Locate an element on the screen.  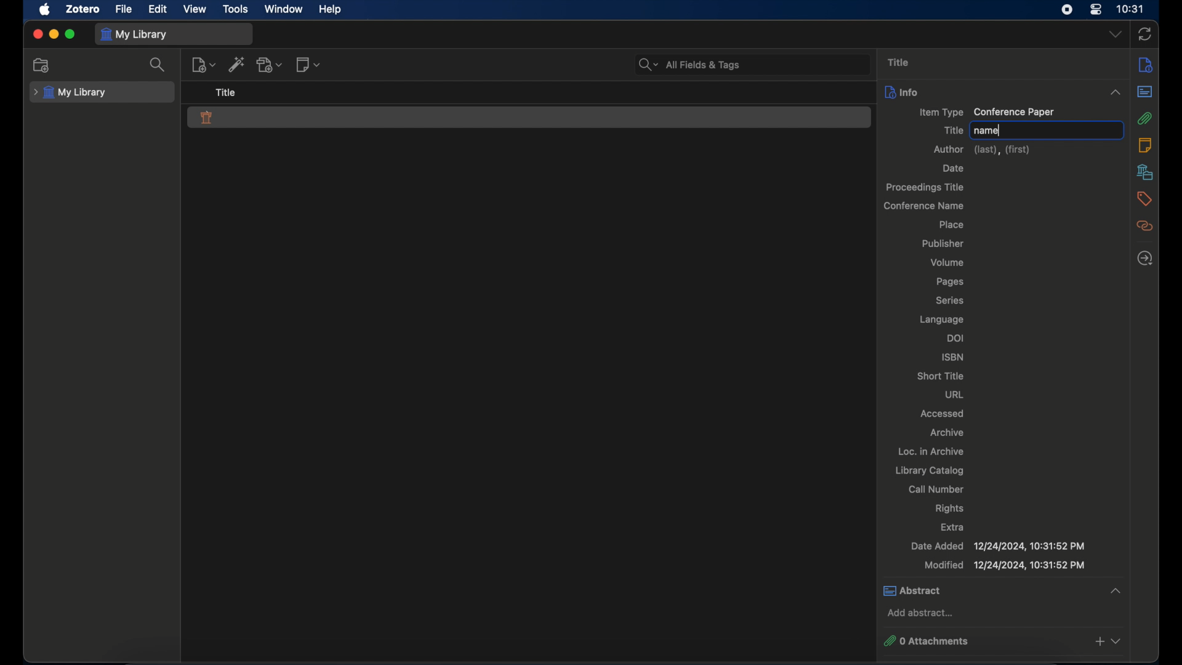
time is located at coordinates (1131, 9).